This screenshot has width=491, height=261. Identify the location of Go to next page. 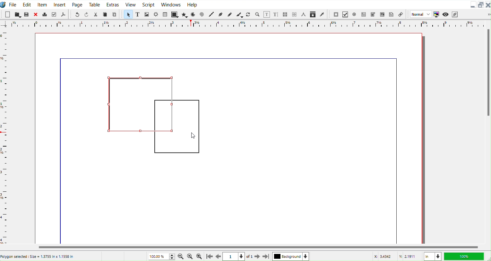
(258, 257).